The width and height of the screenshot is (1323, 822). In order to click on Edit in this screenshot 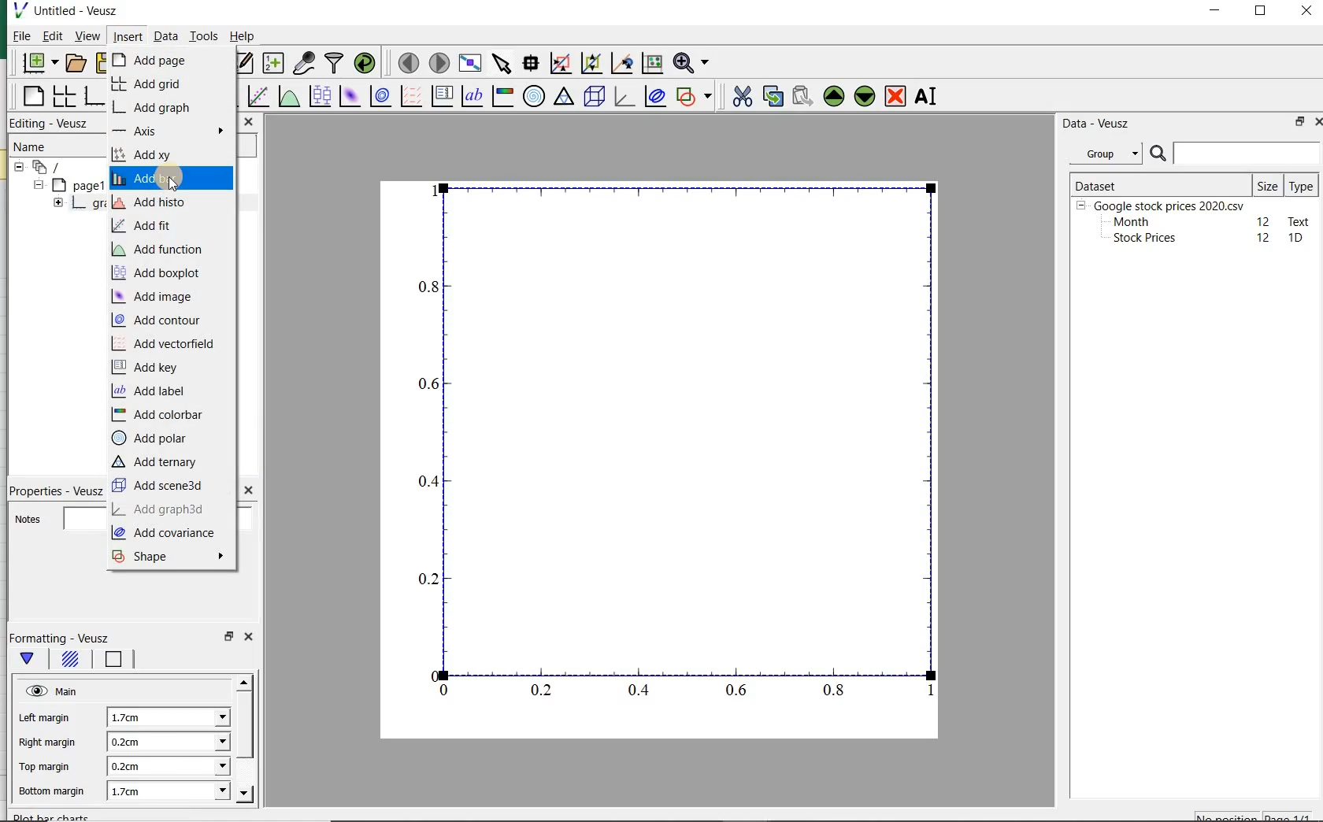, I will do `click(51, 35)`.